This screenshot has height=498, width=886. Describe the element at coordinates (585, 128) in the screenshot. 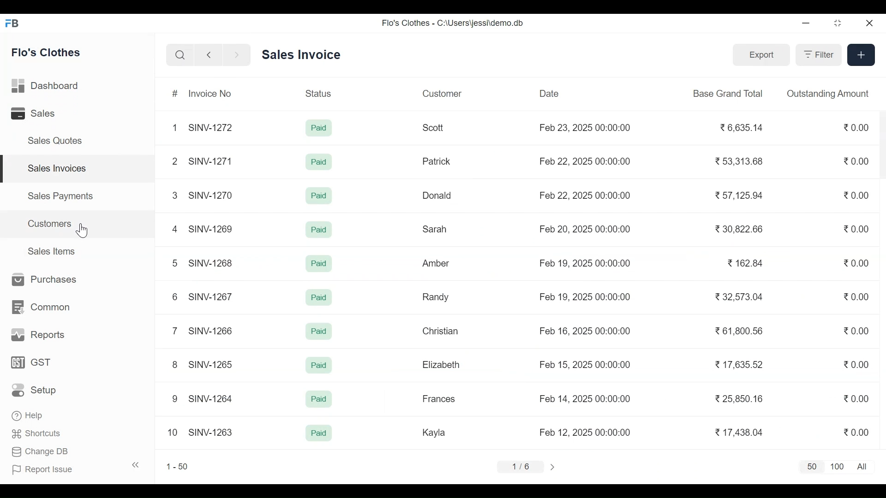

I see `Feb 23, 2025 00:00:00` at that location.